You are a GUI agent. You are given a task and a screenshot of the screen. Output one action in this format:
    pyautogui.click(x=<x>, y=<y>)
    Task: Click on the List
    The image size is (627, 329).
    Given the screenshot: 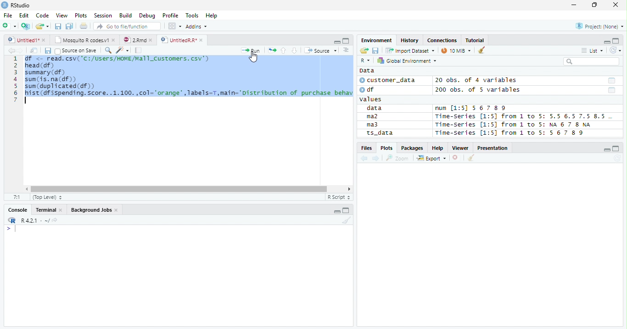 What is the action you would take?
    pyautogui.click(x=592, y=51)
    